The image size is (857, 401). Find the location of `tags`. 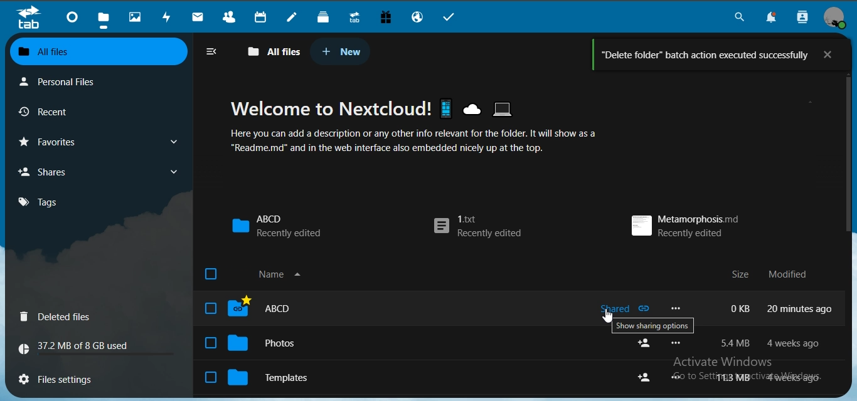

tags is located at coordinates (54, 202).